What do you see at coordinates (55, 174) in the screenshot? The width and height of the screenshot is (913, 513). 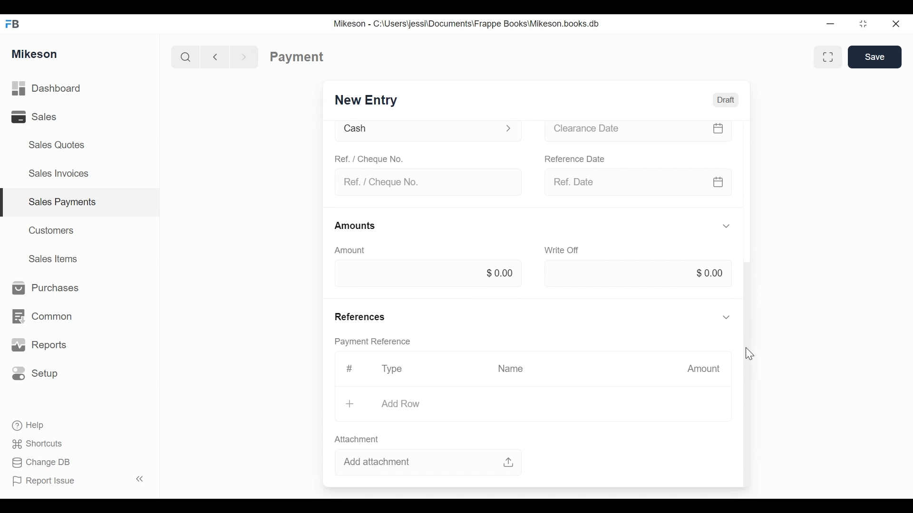 I see `Sales Invoices` at bounding box center [55, 174].